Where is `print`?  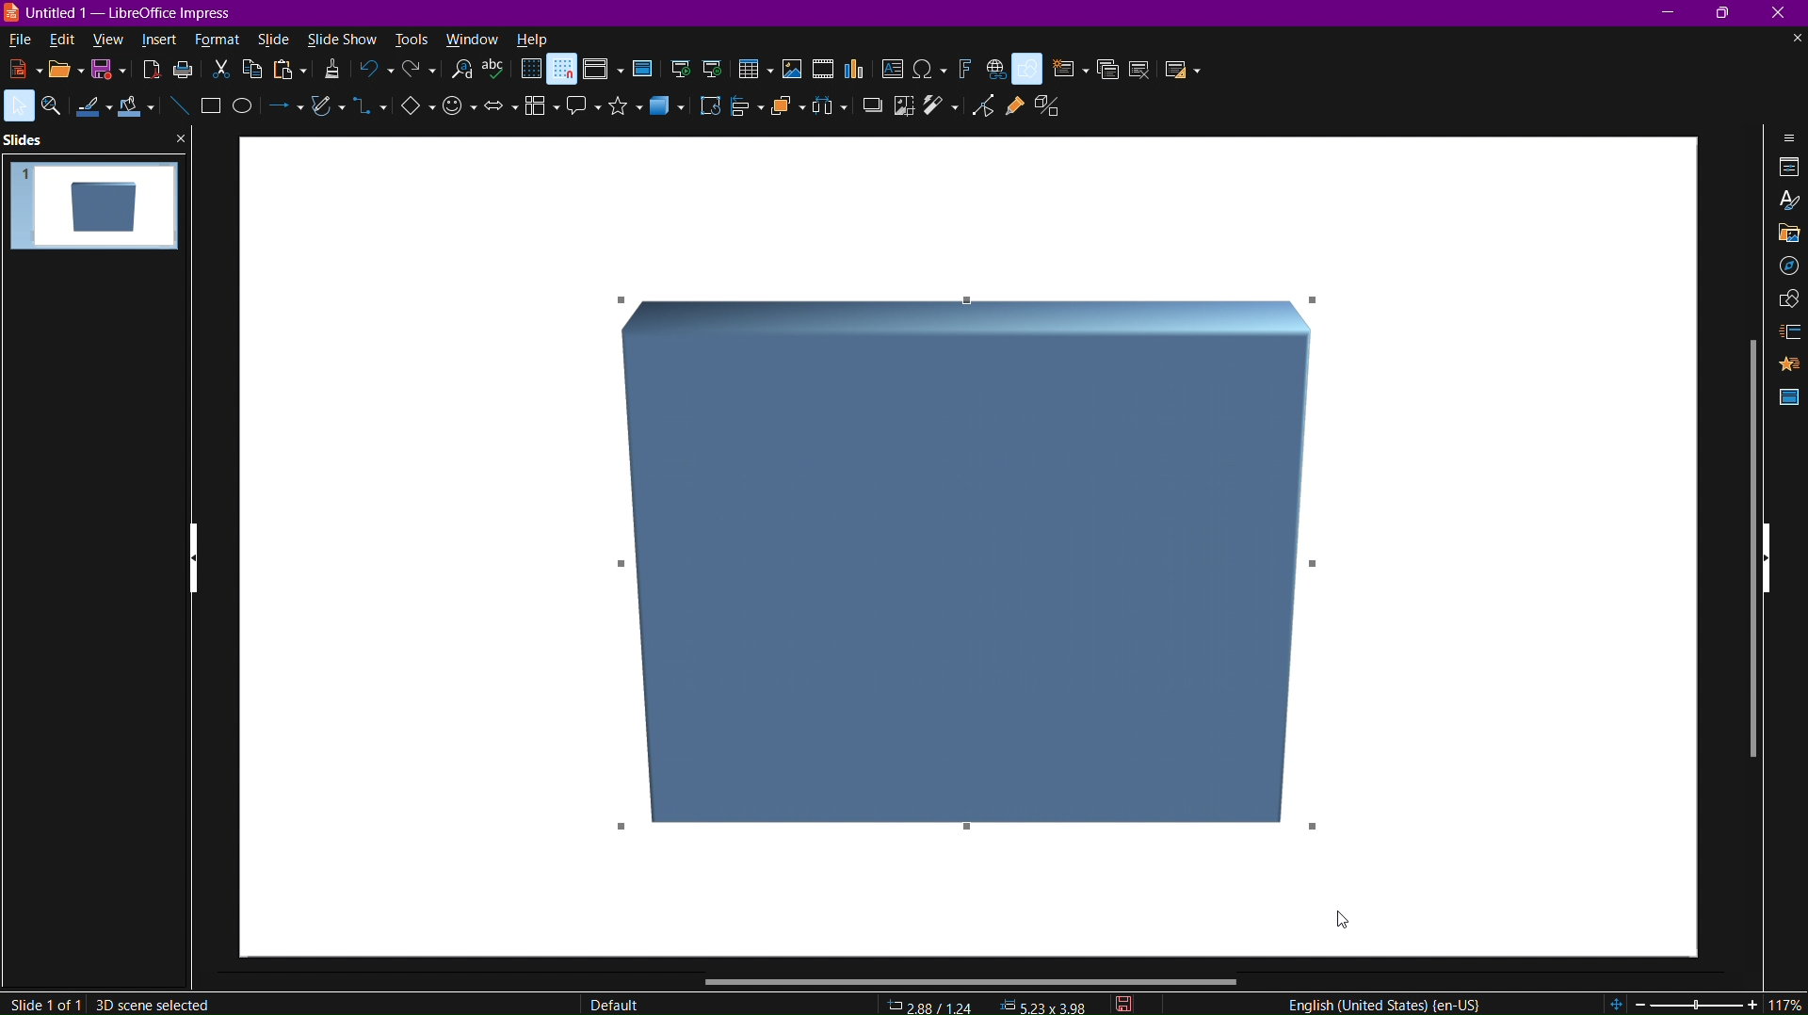
print is located at coordinates (187, 74).